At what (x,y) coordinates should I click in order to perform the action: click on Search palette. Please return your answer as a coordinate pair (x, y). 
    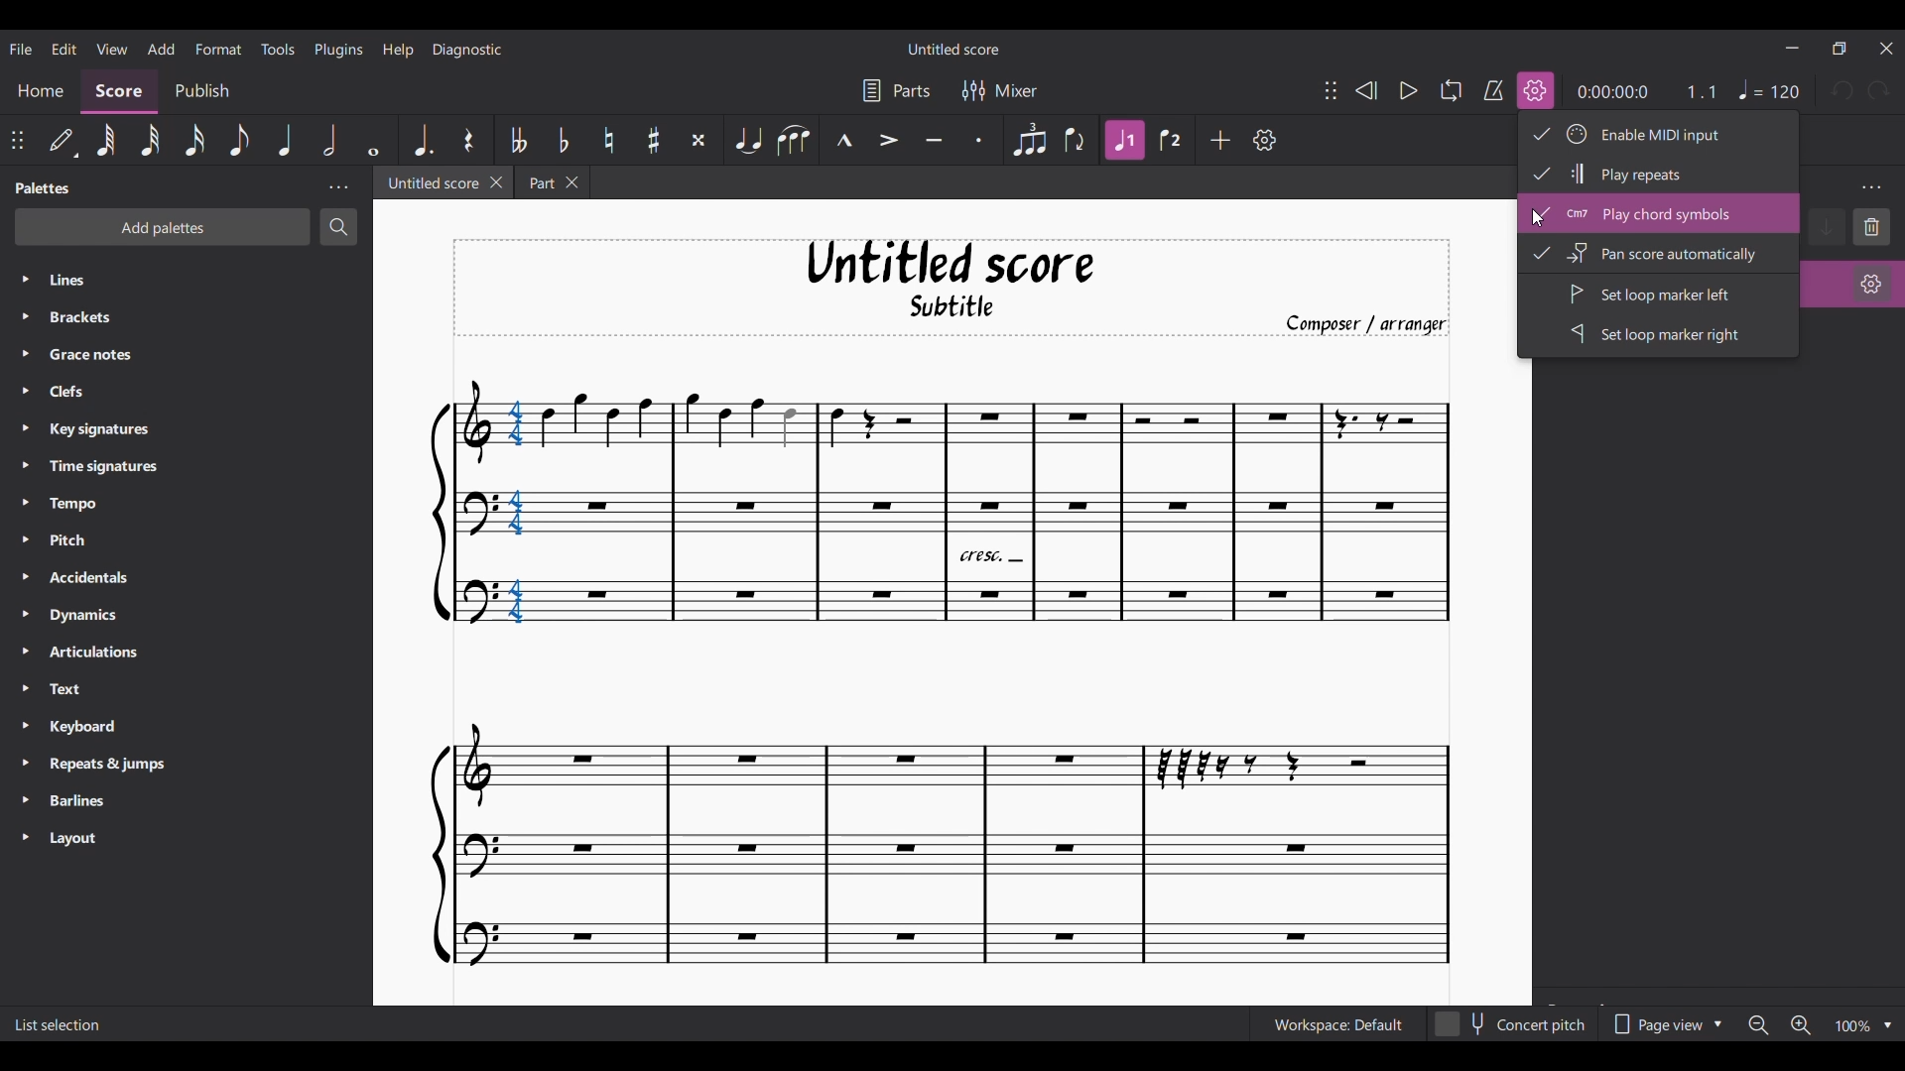
    Looking at the image, I should click on (338, 226).